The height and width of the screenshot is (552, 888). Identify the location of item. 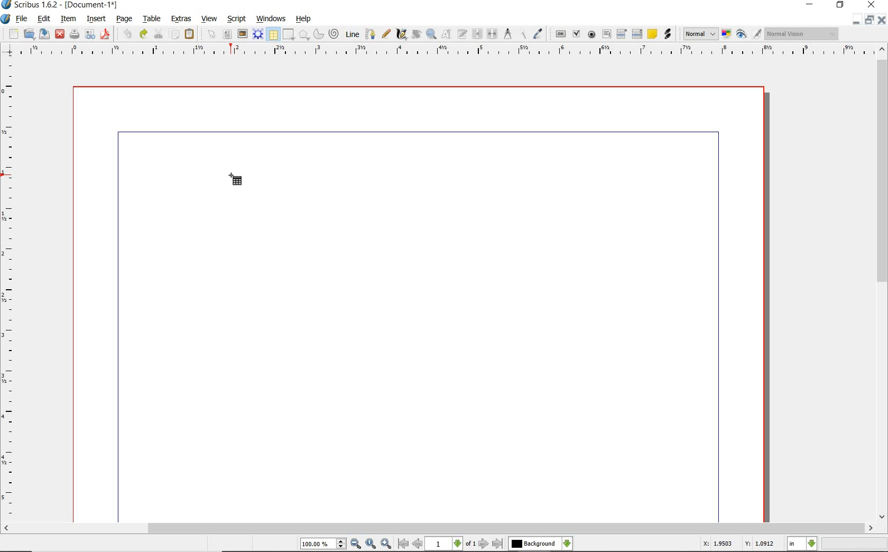
(67, 19).